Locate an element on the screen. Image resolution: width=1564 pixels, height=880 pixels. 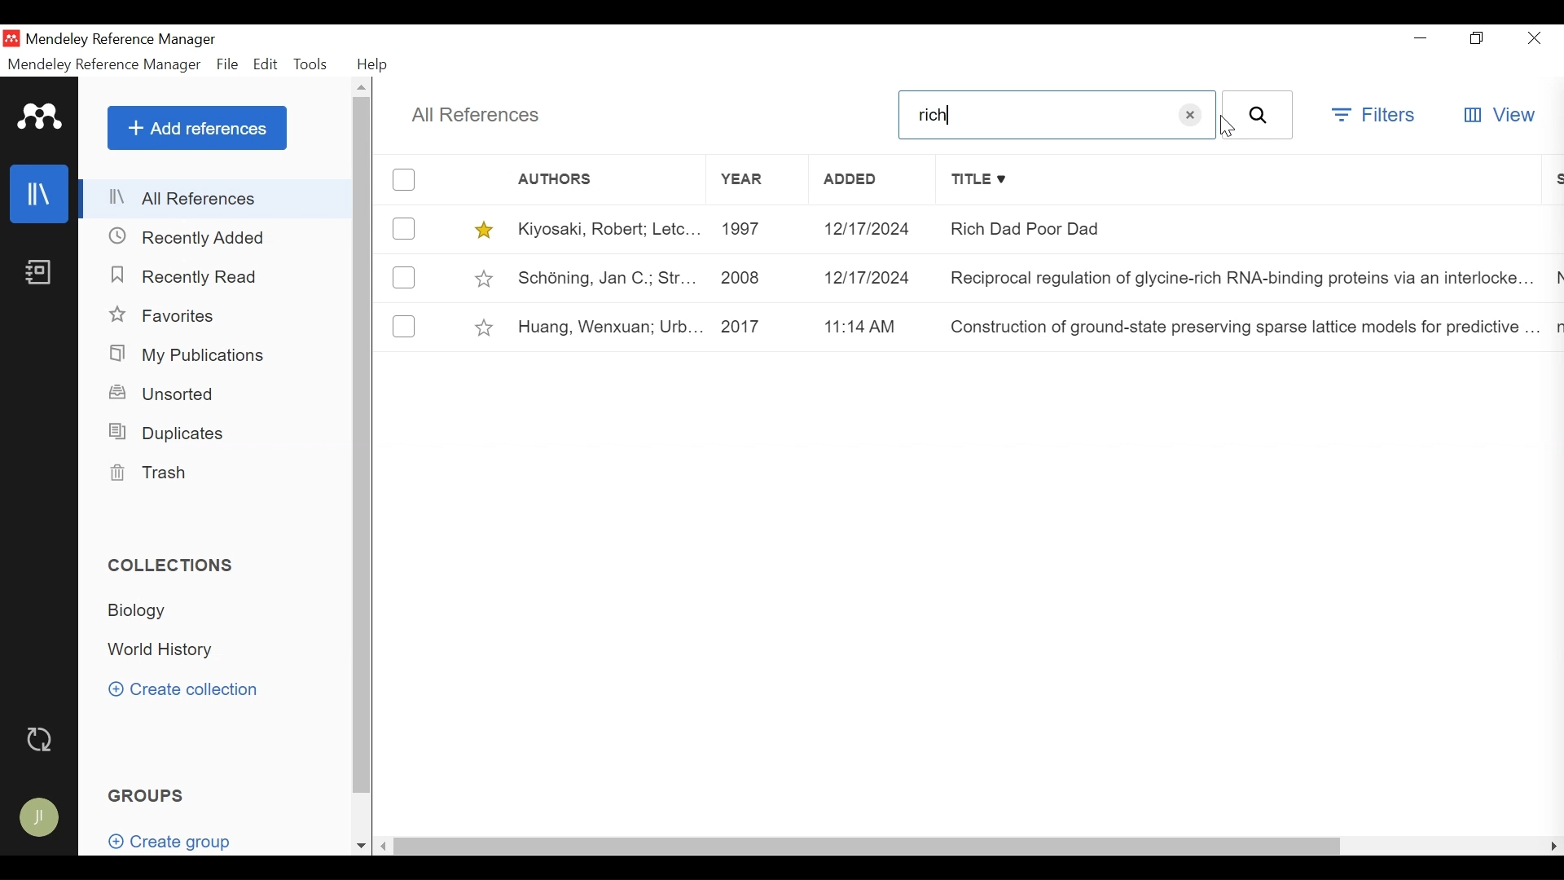
(un)select is located at coordinates (405, 277).